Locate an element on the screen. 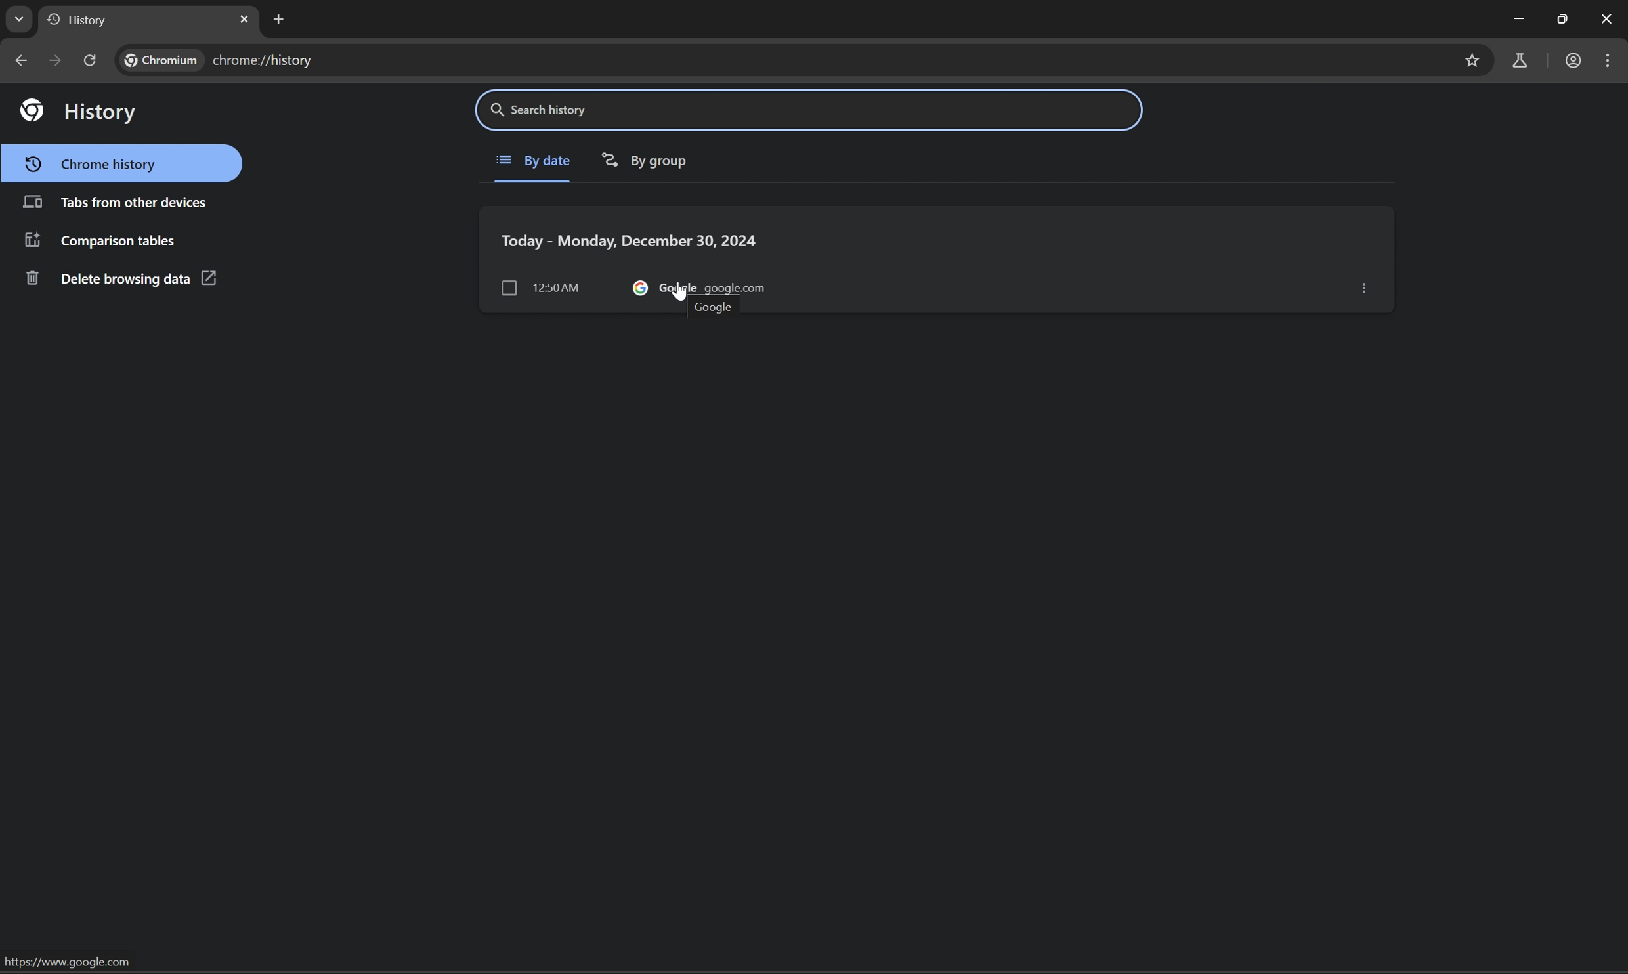  reload is located at coordinates (94, 59).